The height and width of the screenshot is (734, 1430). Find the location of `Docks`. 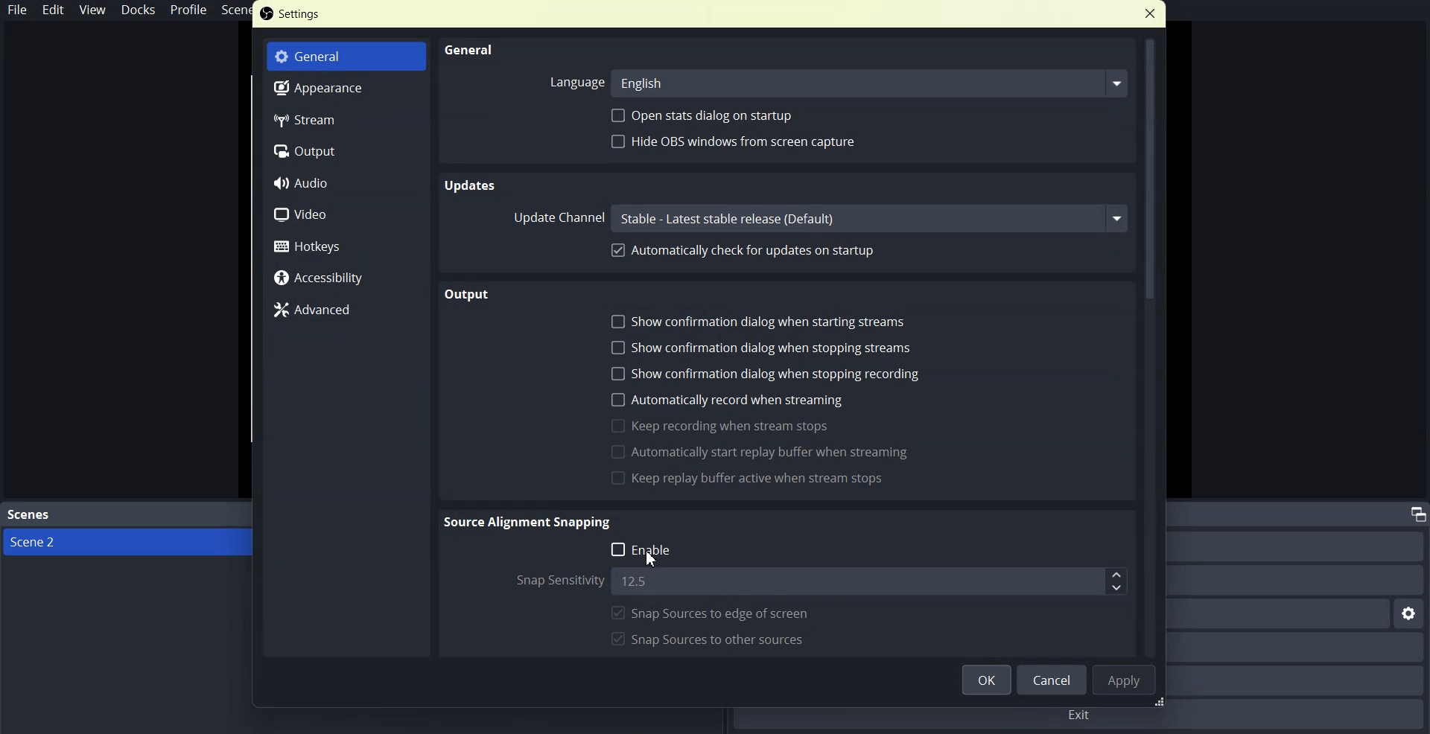

Docks is located at coordinates (138, 10).